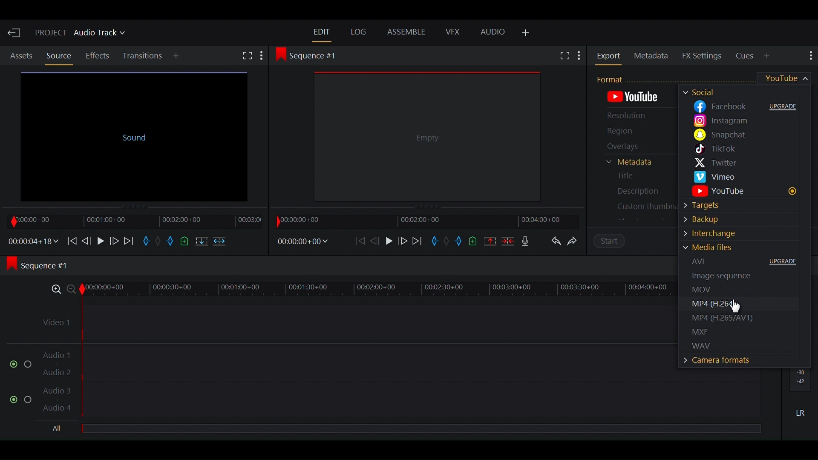 Image resolution: width=818 pixels, height=460 pixels. I want to click on Insert into the target sequence, so click(220, 242).